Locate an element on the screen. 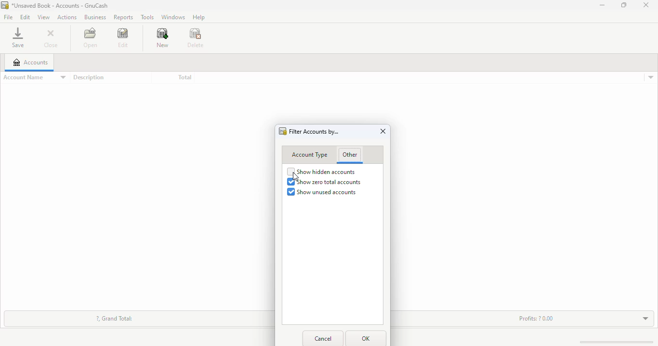 The image size is (658, 346). view is located at coordinates (43, 17).